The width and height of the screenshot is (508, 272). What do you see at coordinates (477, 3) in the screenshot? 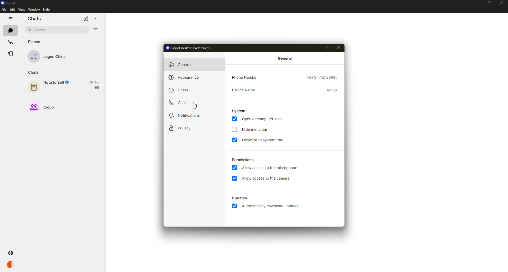
I see `minimize` at bounding box center [477, 3].